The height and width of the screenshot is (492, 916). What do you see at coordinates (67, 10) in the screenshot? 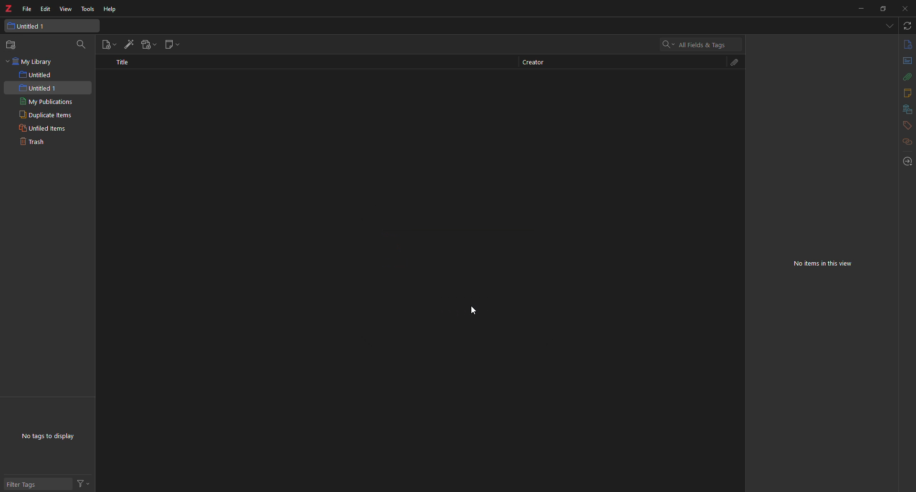
I see `view` at bounding box center [67, 10].